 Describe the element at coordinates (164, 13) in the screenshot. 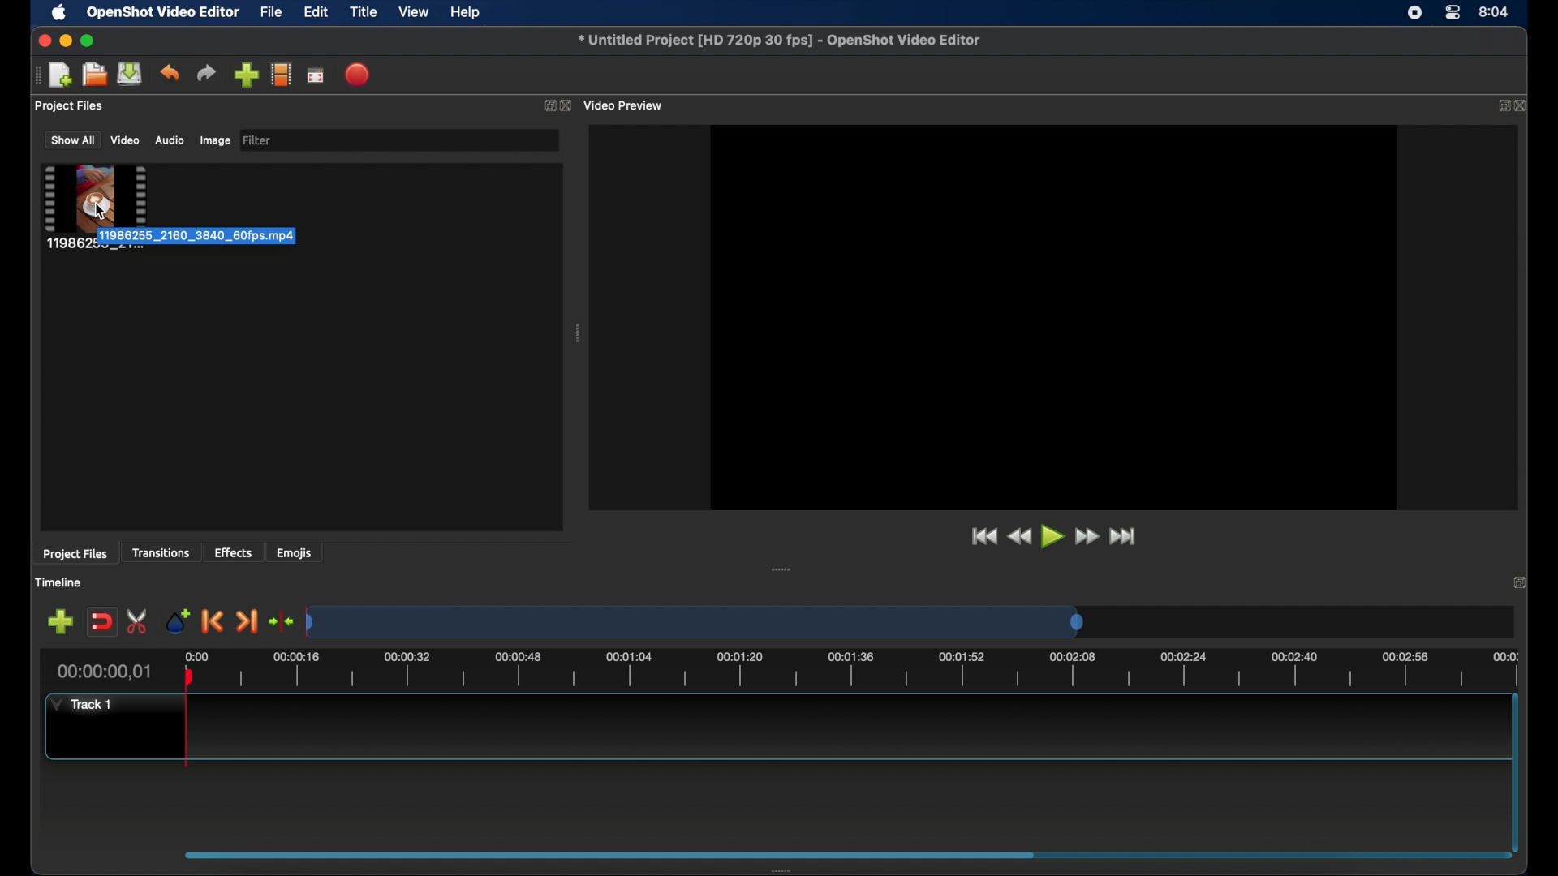

I see `openshot video editor` at that location.